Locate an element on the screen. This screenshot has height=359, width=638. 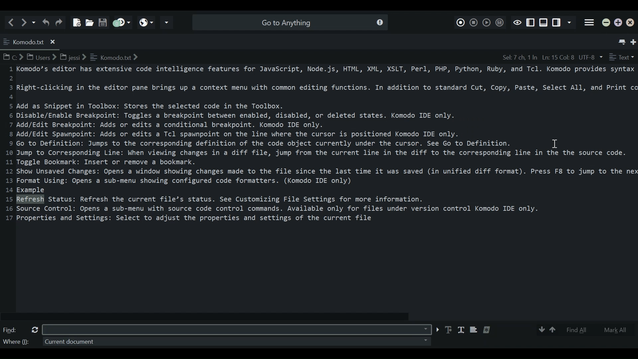
Arrow down is located at coordinates (541, 330).